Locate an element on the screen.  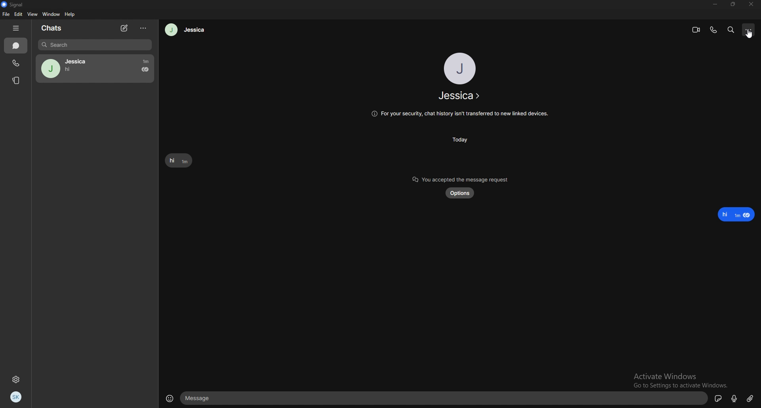
Close is located at coordinates (751, 5).